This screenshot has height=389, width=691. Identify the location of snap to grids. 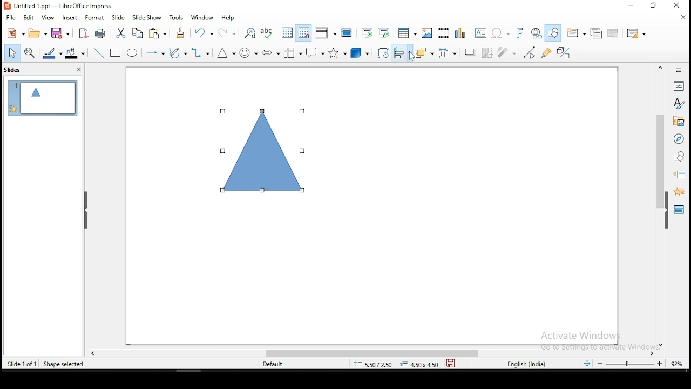
(304, 32).